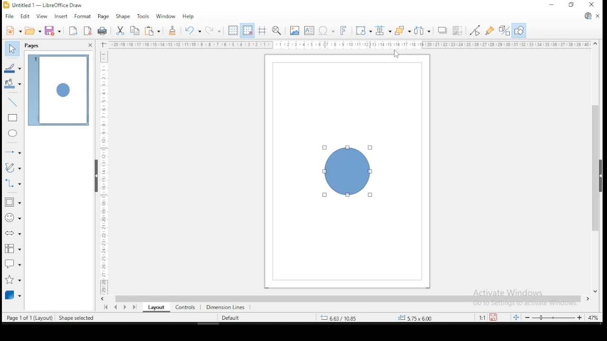 The width and height of the screenshot is (607, 341). I want to click on copy, so click(135, 31).